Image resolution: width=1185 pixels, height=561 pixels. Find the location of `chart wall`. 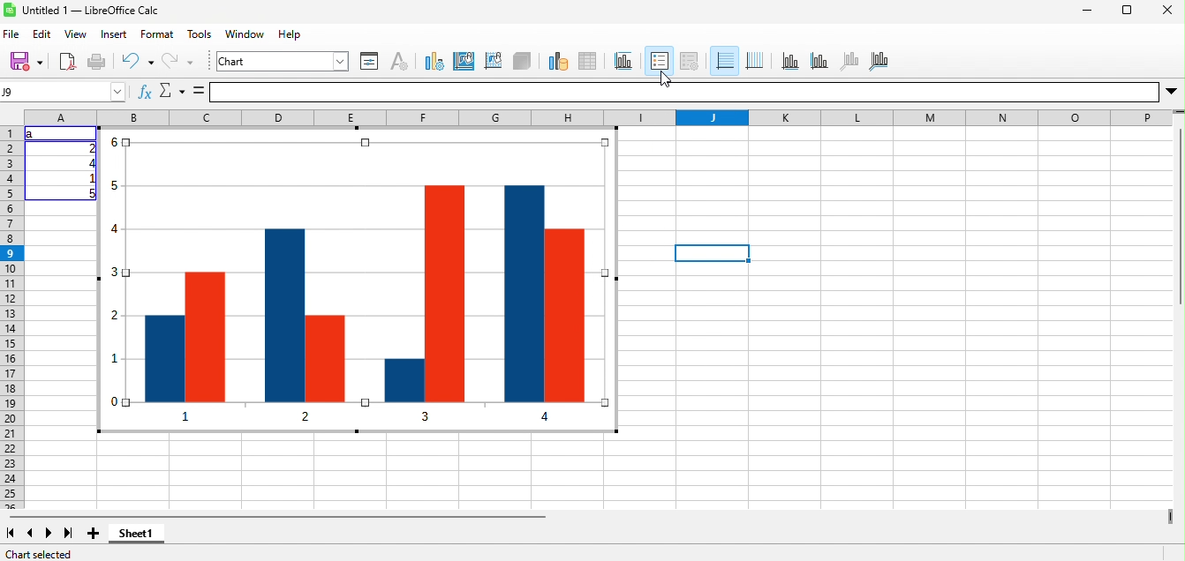

chart wall is located at coordinates (494, 62).